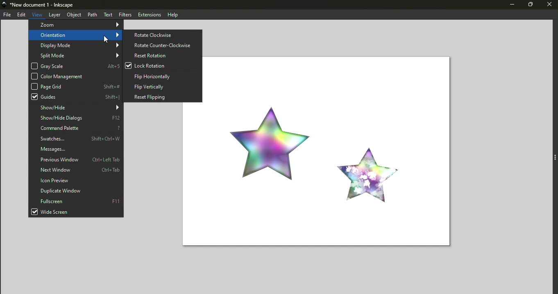  I want to click on Split Mode, so click(75, 55).